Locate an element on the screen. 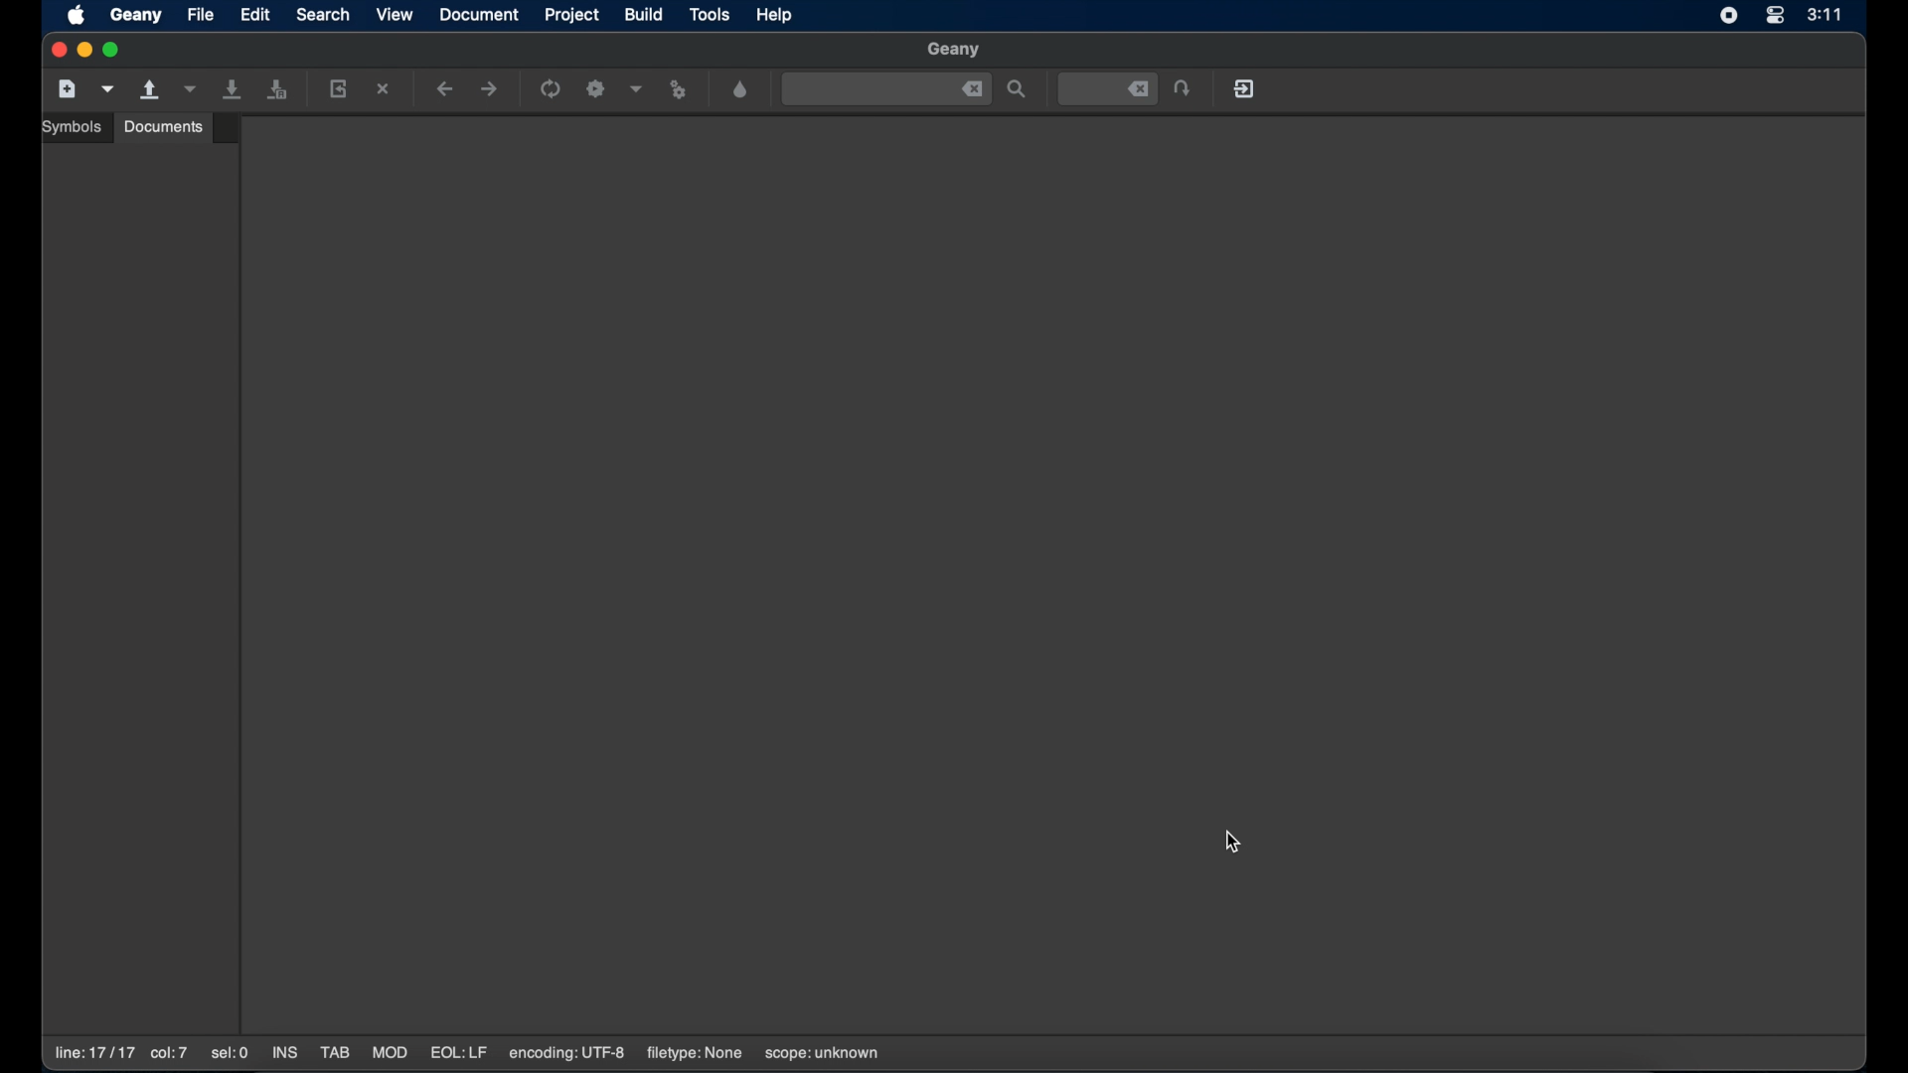 The image size is (1908, 1073). maximize is located at coordinates (114, 50).